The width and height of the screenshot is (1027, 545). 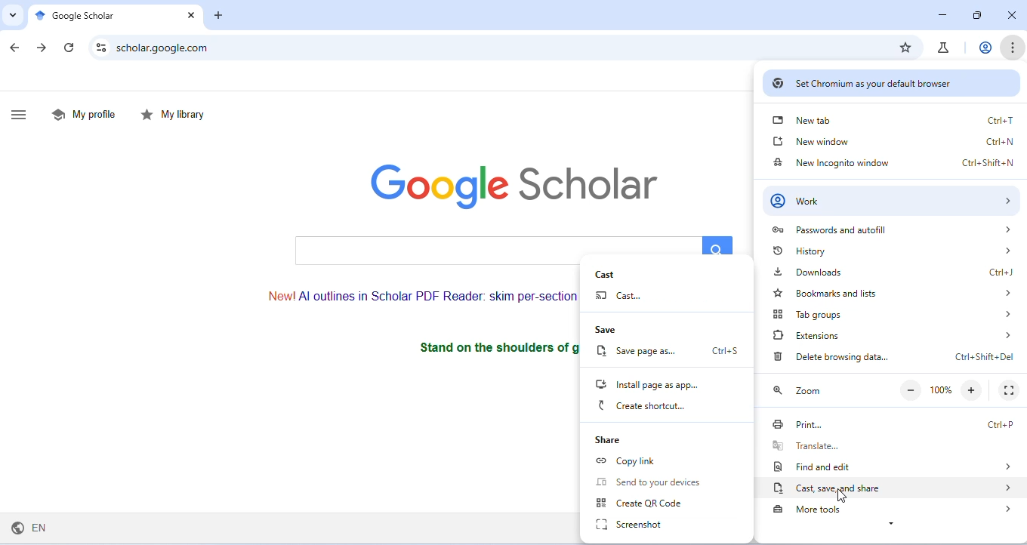 I want to click on search tabs, so click(x=11, y=15).